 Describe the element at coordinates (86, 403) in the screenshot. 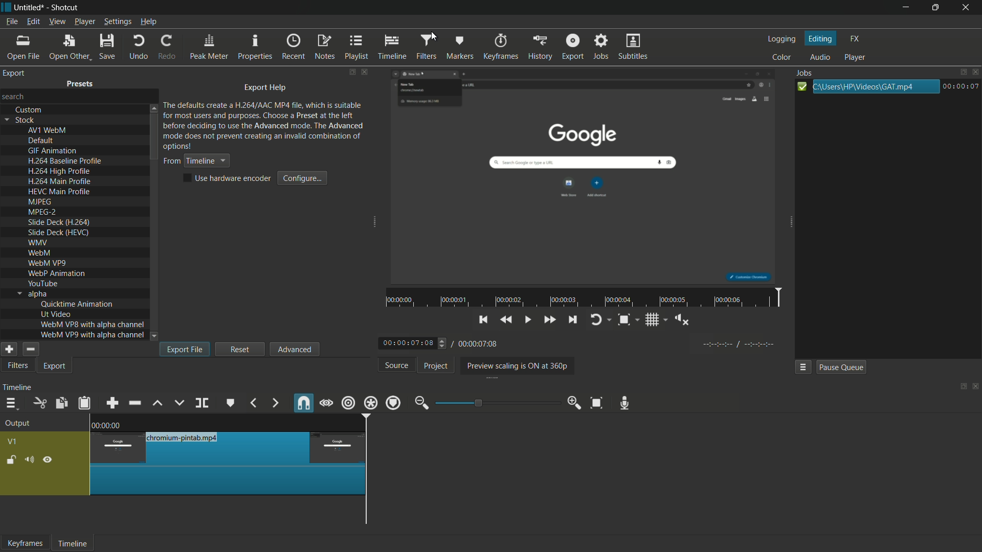

I see `paste` at that location.